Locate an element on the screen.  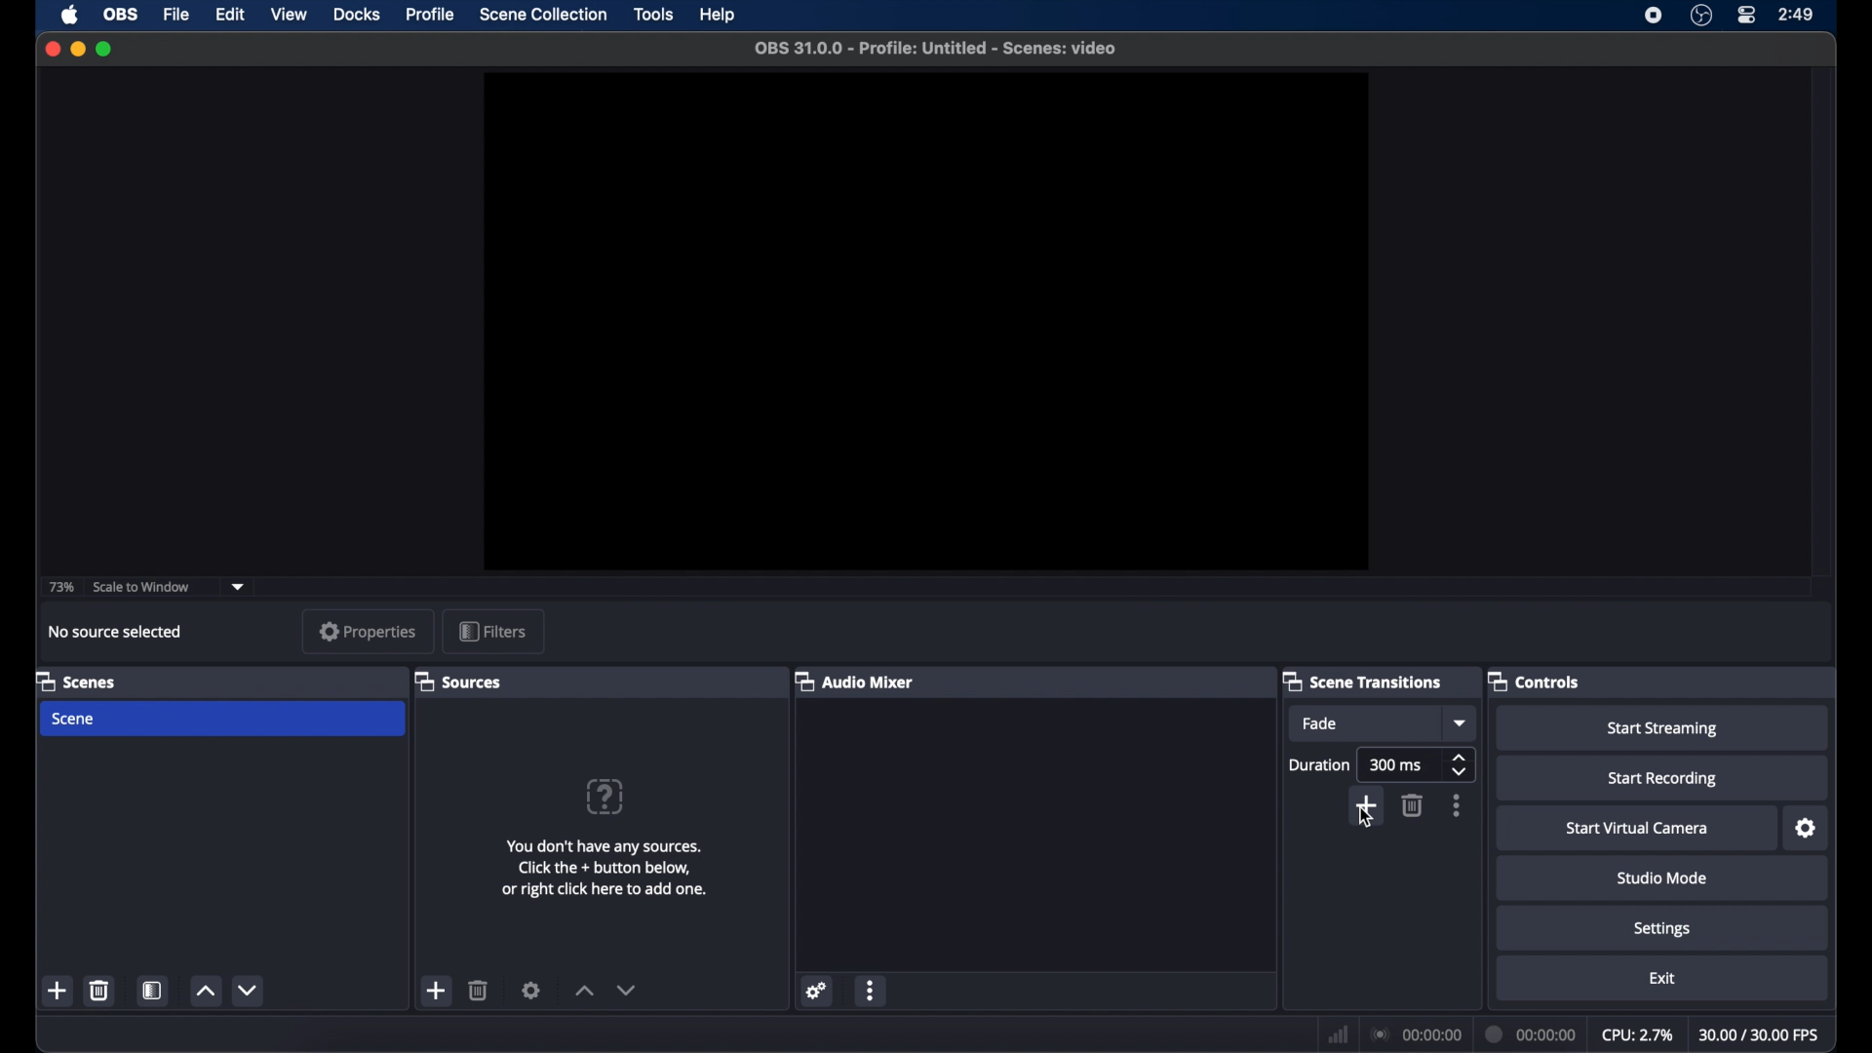
docks is located at coordinates (357, 15).